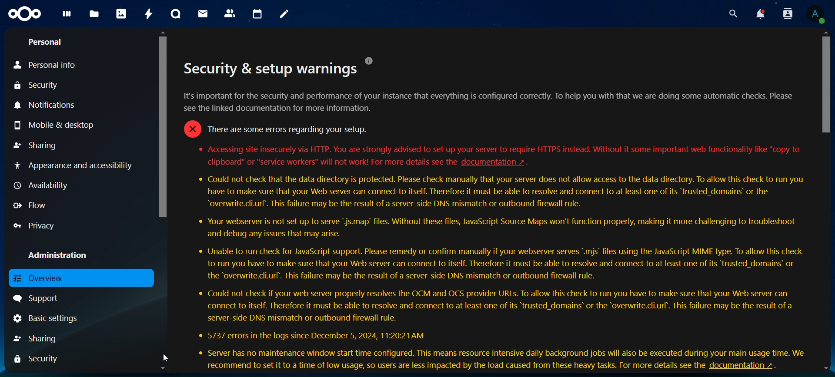 Image resolution: width=835 pixels, height=377 pixels. What do you see at coordinates (205, 14) in the screenshot?
I see `mail` at bounding box center [205, 14].